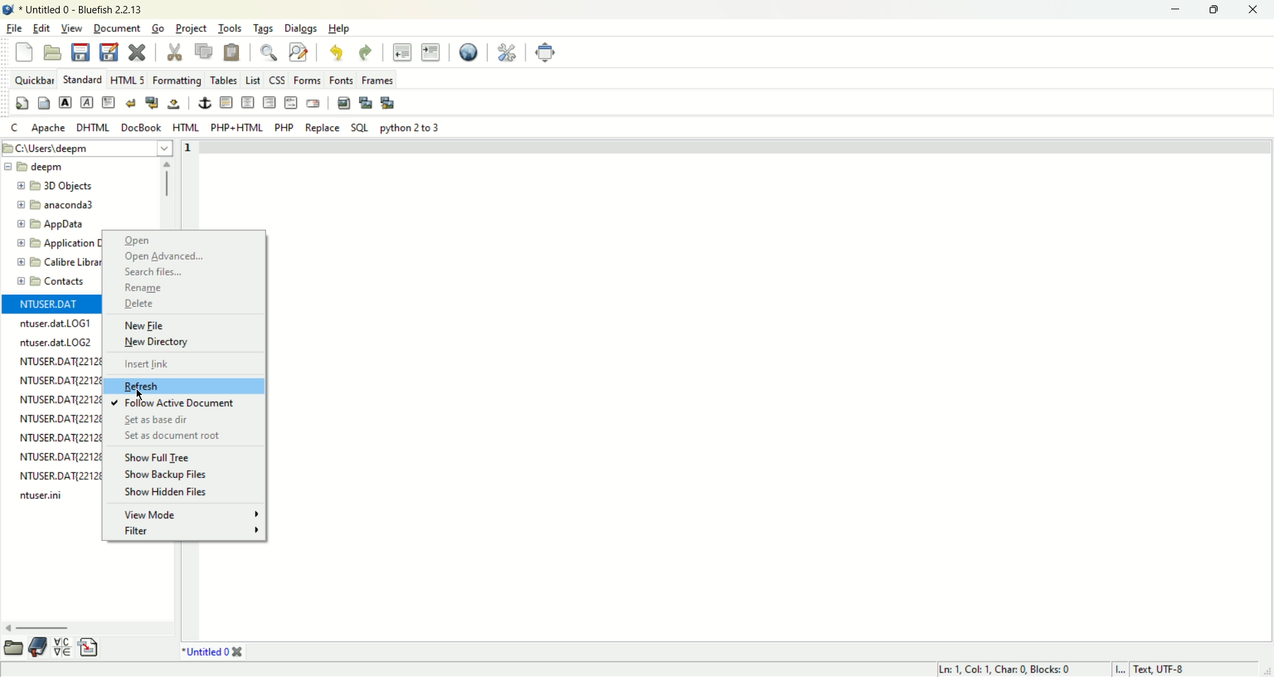  What do you see at coordinates (53, 243) in the screenshot?
I see `folder name` at bounding box center [53, 243].